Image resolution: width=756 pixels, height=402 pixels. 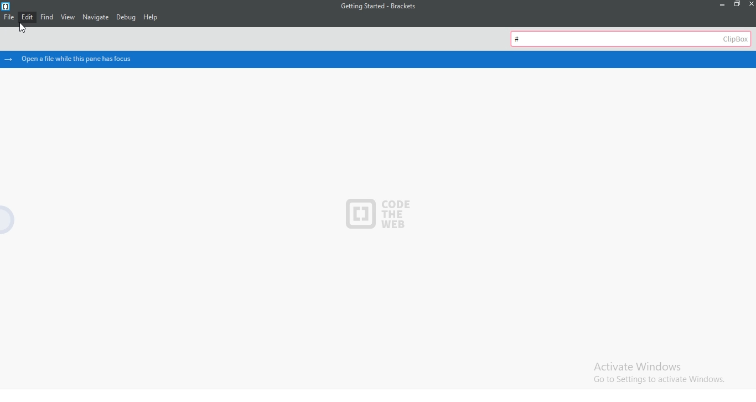 I want to click on Activate Windows. Go to settings to activate windows., so click(x=662, y=373).